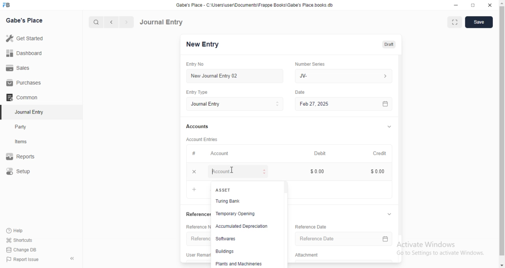  I want to click on Journal Entry, so click(238, 104).